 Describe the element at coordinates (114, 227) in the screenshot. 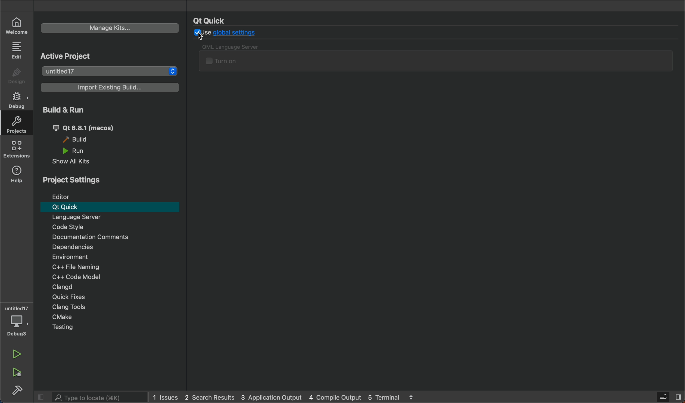

I see `code style` at that location.